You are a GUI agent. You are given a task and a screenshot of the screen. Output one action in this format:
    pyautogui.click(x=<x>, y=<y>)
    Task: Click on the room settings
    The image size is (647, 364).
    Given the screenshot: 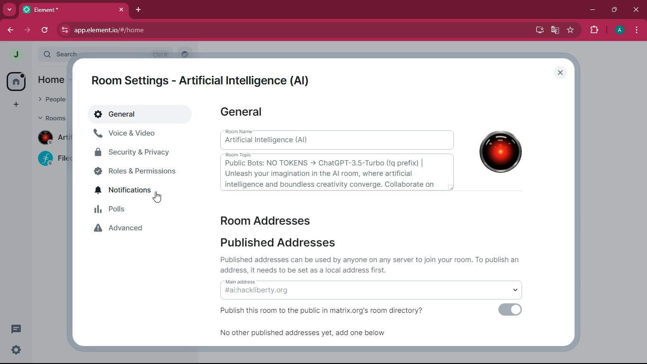 What is the action you would take?
    pyautogui.click(x=205, y=79)
    